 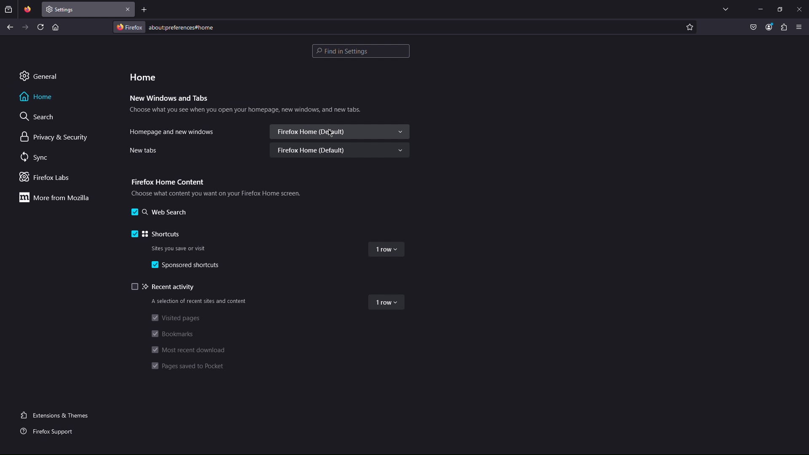 I want to click on Add new tab, so click(x=145, y=9).